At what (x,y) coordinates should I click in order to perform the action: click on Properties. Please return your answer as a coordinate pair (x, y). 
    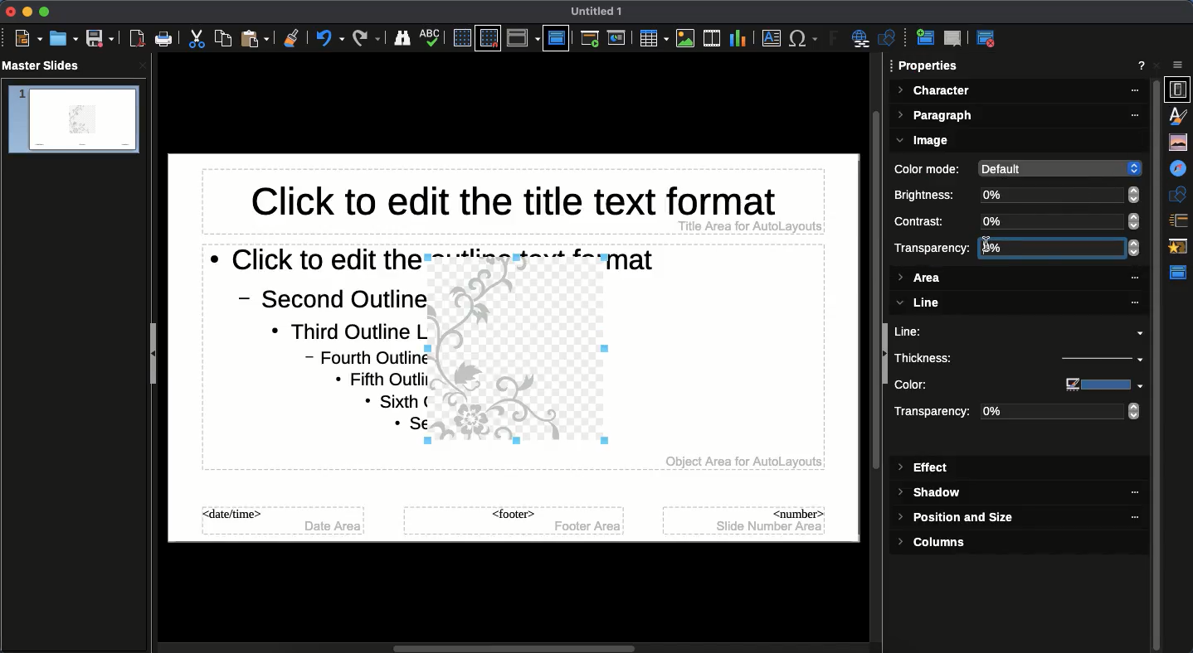
    Looking at the image, I should click on (929, 66).